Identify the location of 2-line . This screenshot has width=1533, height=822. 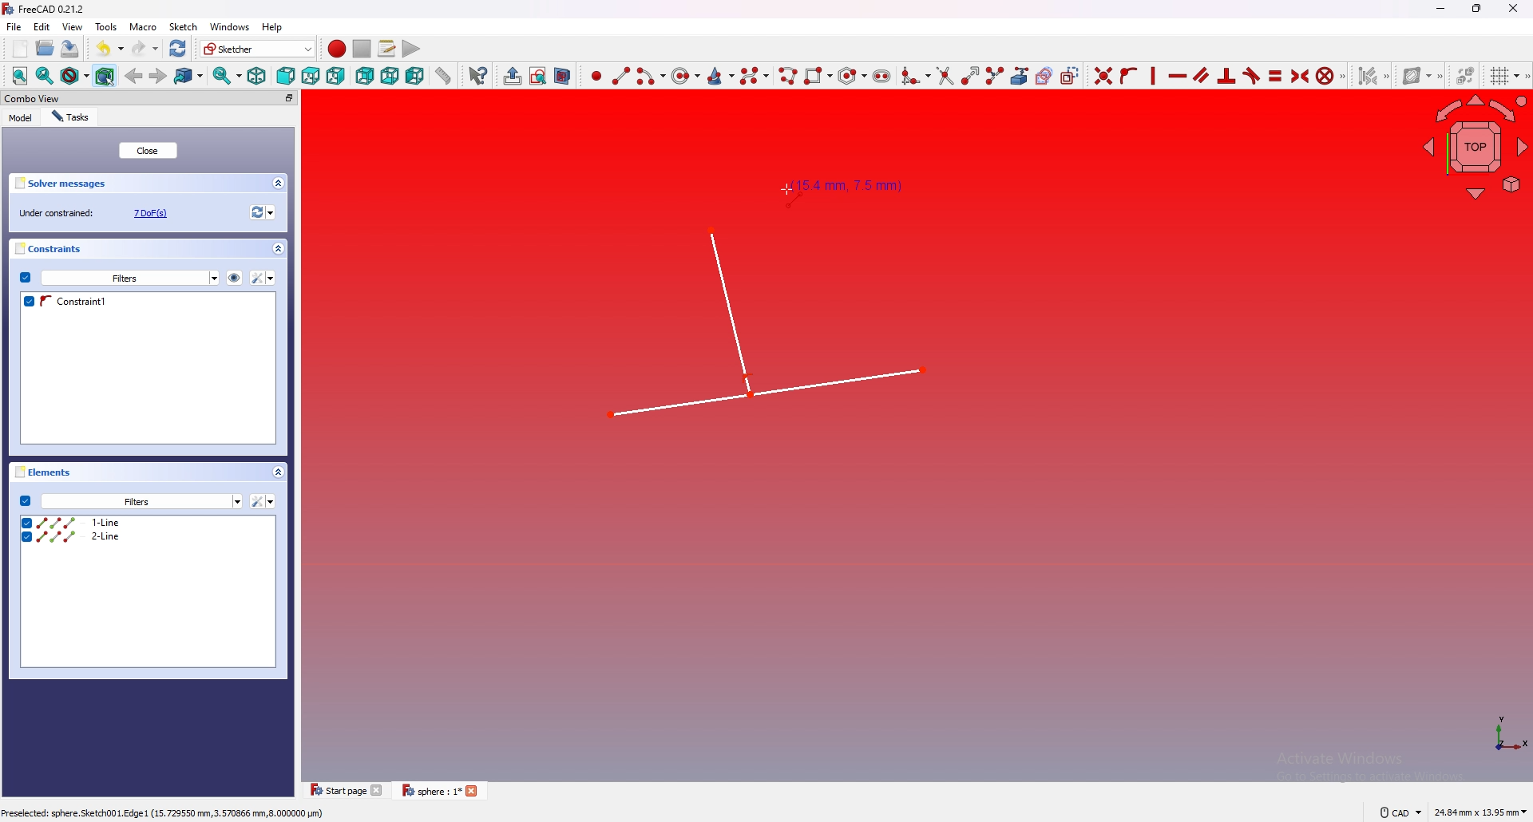
(153, 537).